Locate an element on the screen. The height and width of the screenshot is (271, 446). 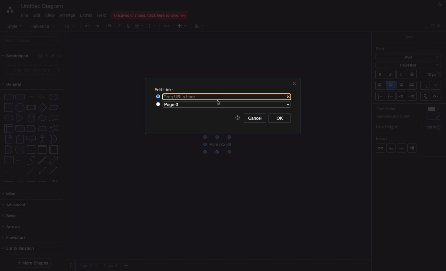
12 is located at coordinates (70, 26).